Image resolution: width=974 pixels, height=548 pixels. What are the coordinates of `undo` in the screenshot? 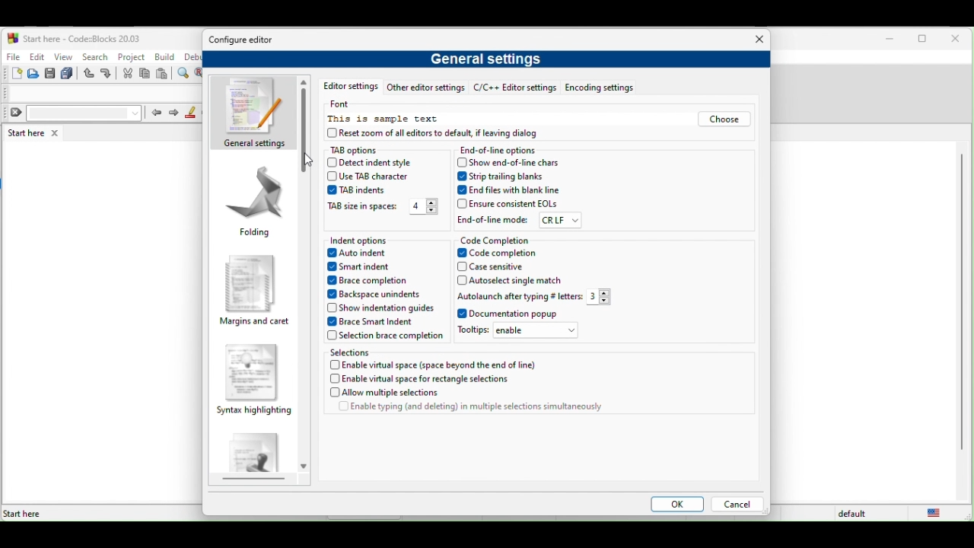 It's located at (90, 74).